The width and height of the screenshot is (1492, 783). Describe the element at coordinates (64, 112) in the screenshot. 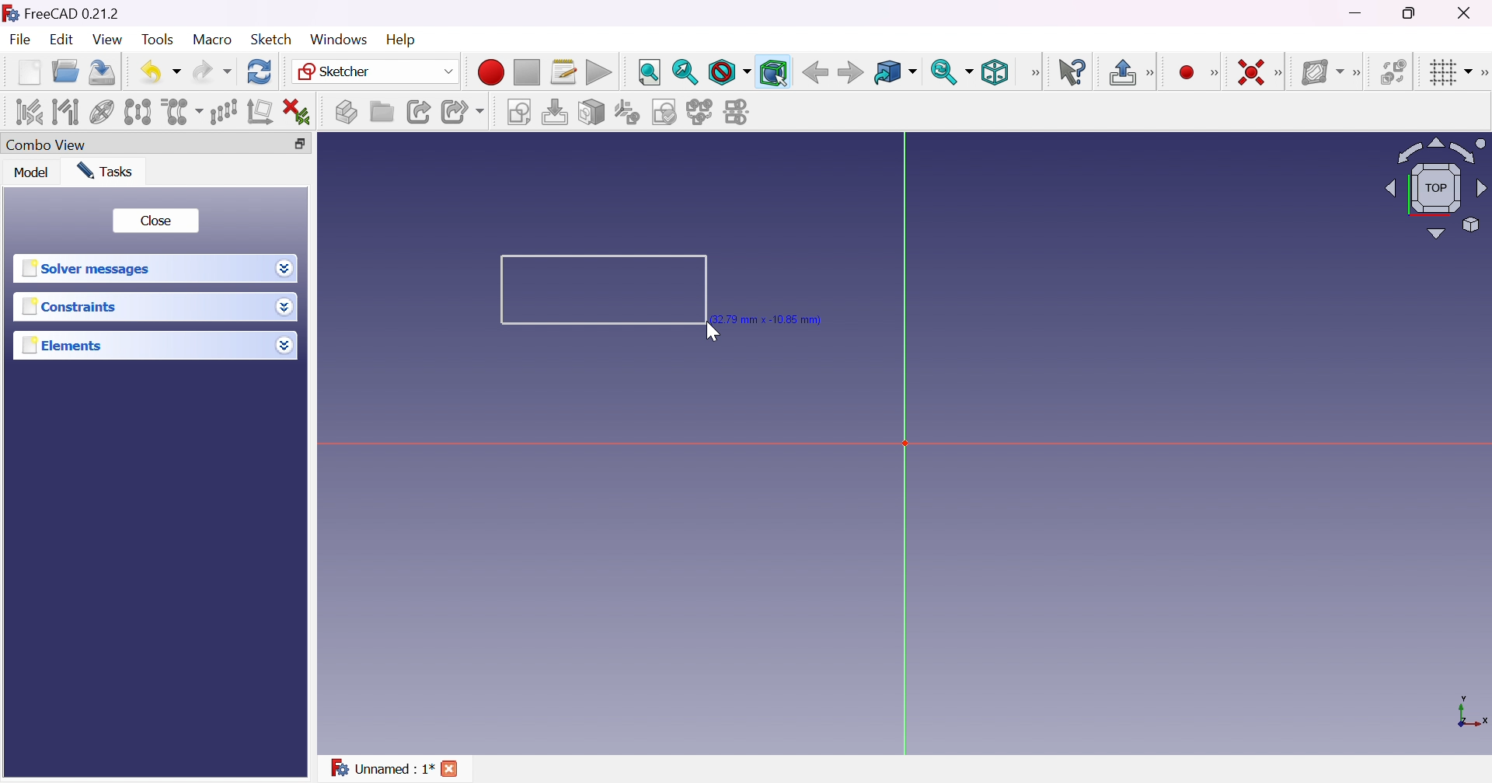

I see `Select associated geometry` at that location.